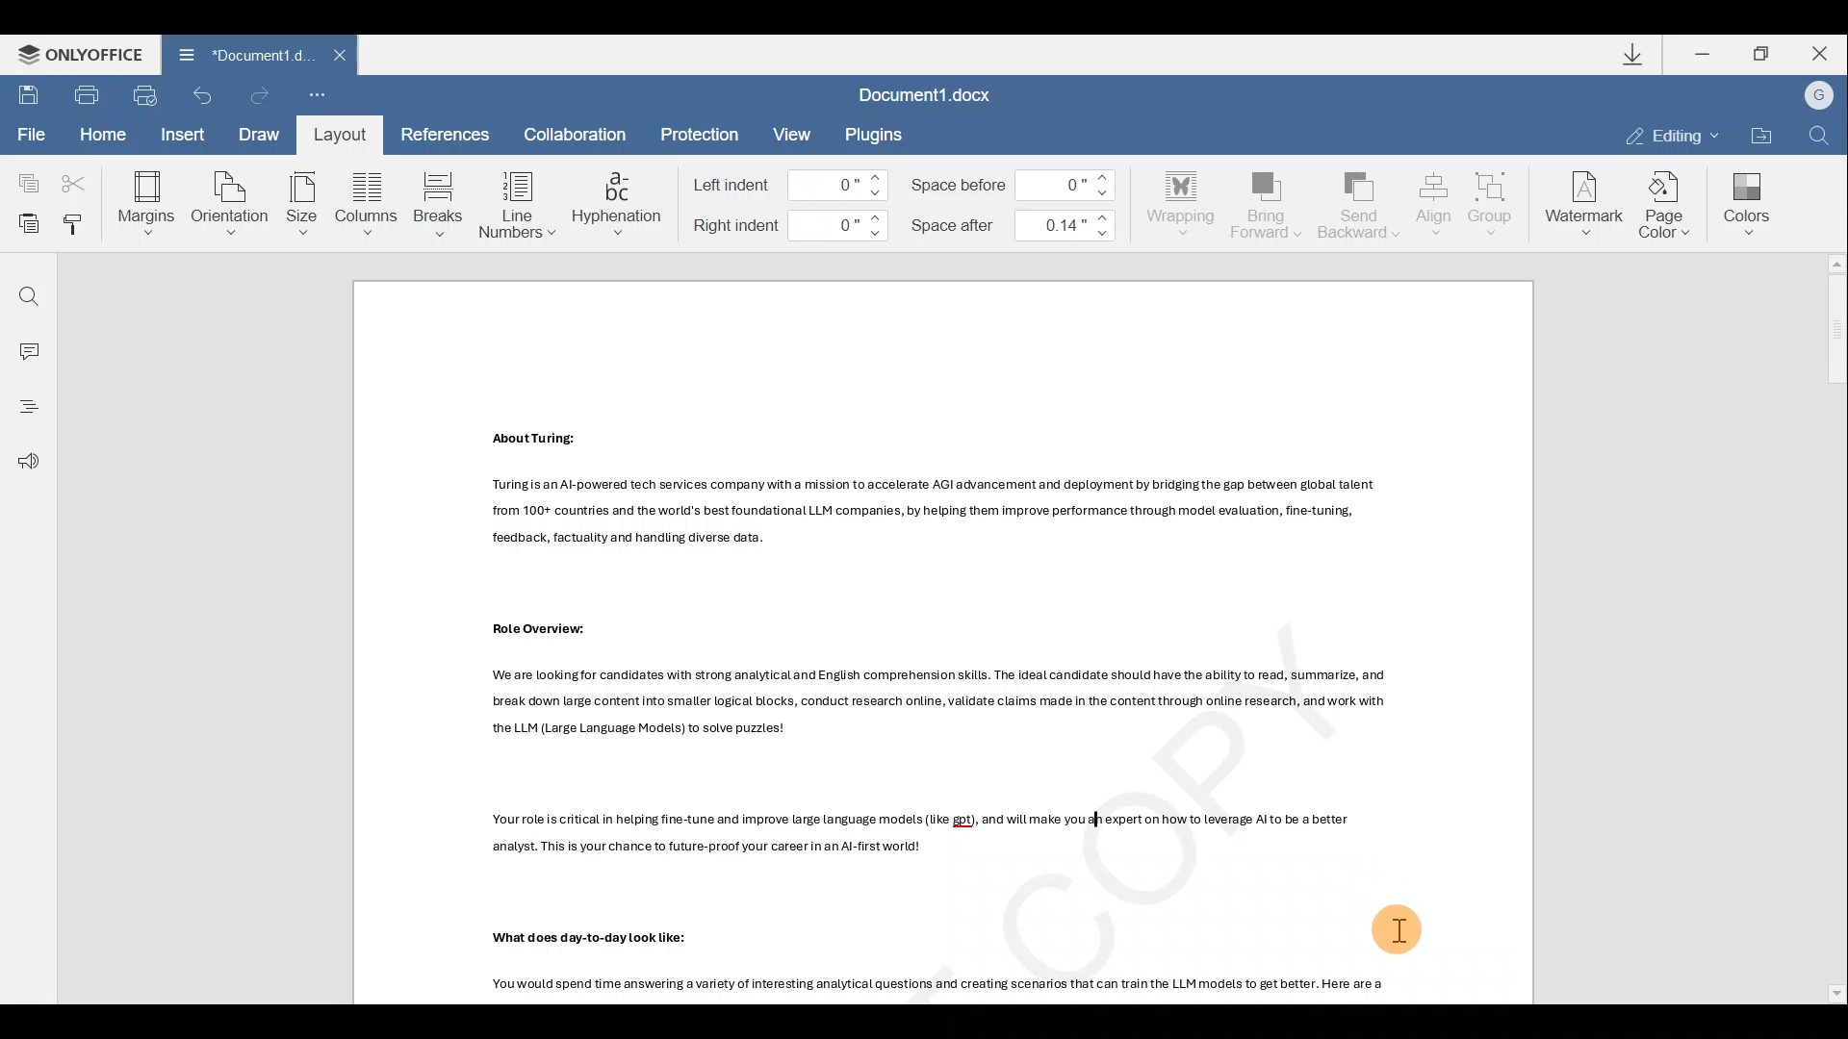 This screenshot has height=1039, width=1848. Describe the element at coordinates (795, 228) in the screenshot. I see `Right indent` at that location.